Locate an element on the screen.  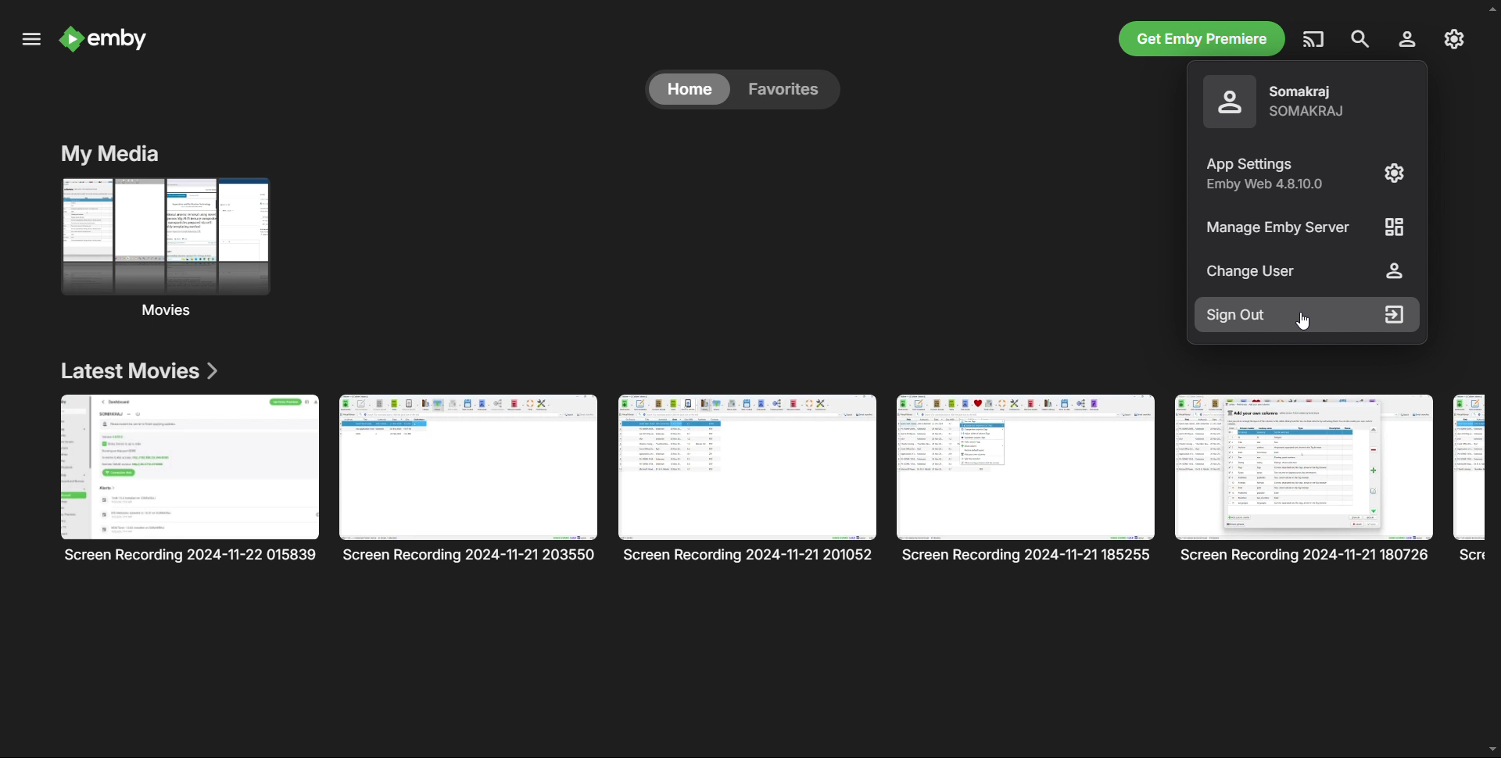
movies folder is located at coordinates (166, 247).